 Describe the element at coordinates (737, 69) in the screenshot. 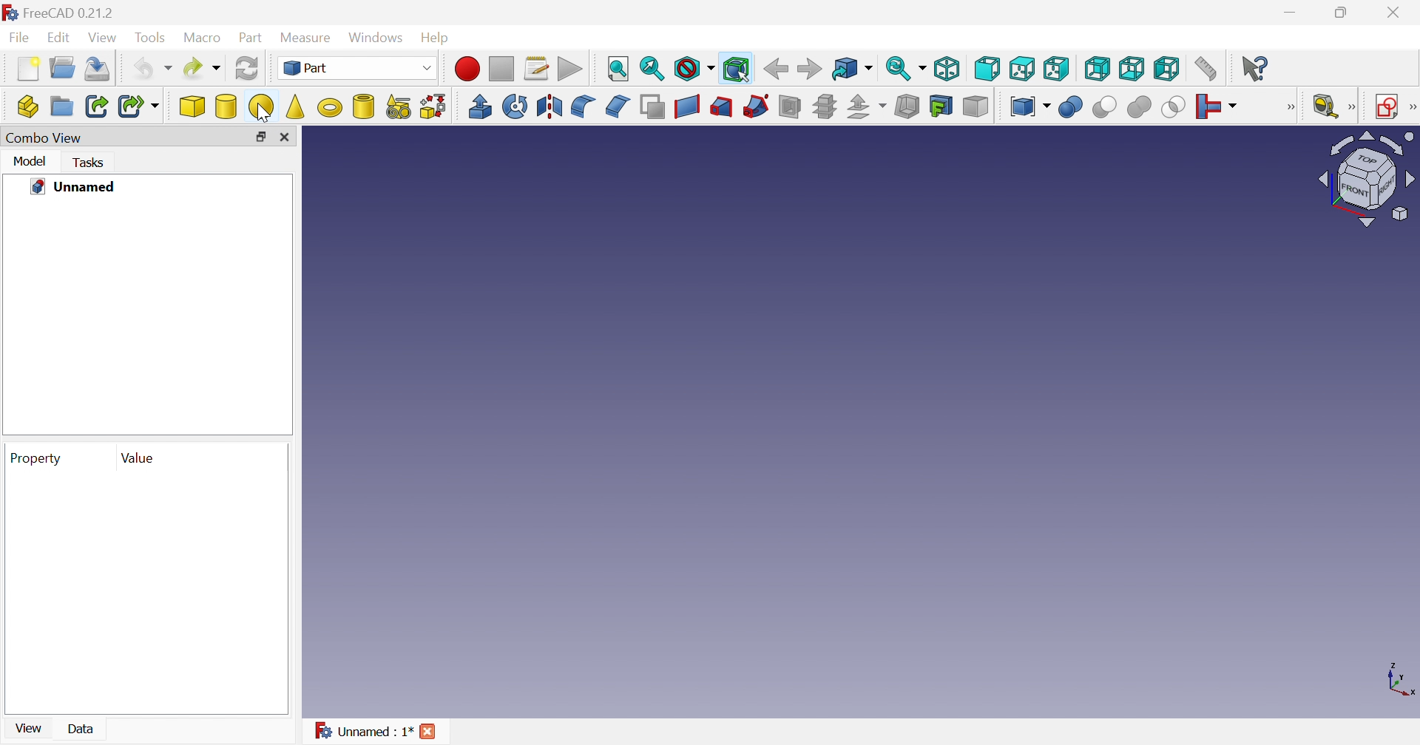

I see `Bounding box` at that location.